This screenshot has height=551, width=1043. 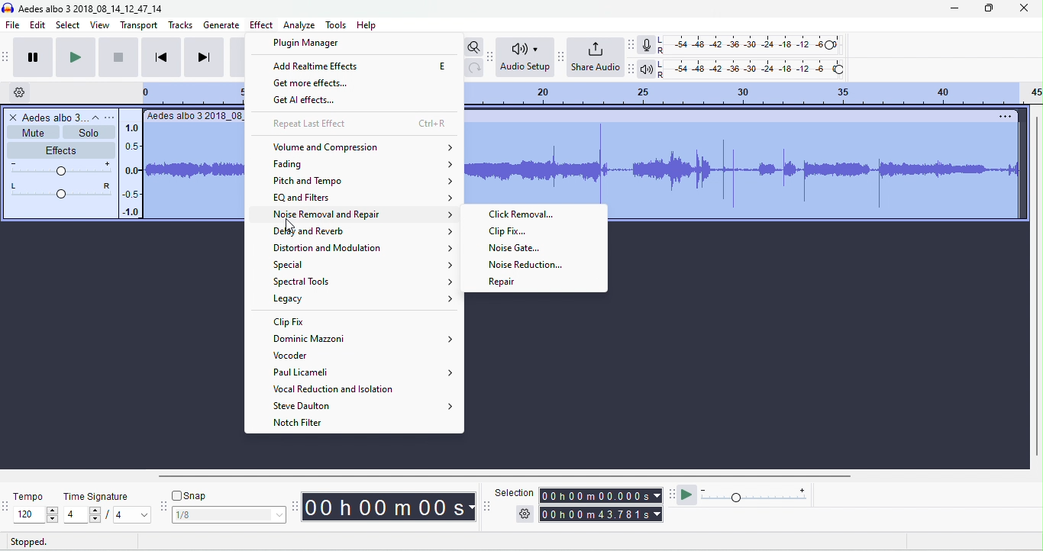 What do you see at coordinates (389, 507) in the screenshot?
I see `audacity time` at bounding box center [389, 507].